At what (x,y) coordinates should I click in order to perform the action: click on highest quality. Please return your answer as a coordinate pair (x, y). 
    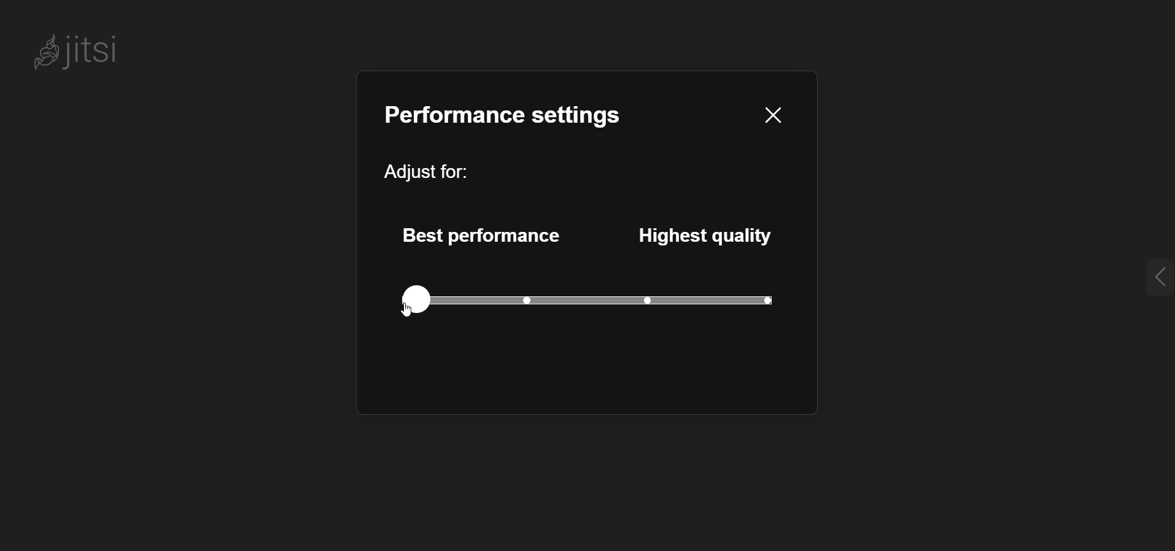
    Looking at the image, I should click on (712, 234).